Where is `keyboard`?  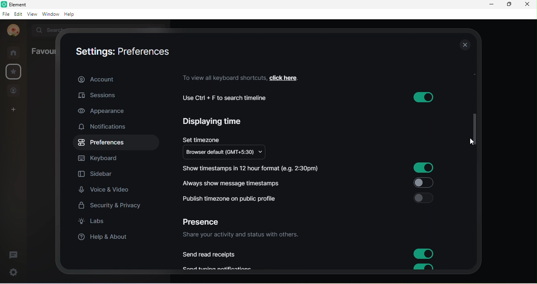 keyboard is located at coordinates (104, 158).